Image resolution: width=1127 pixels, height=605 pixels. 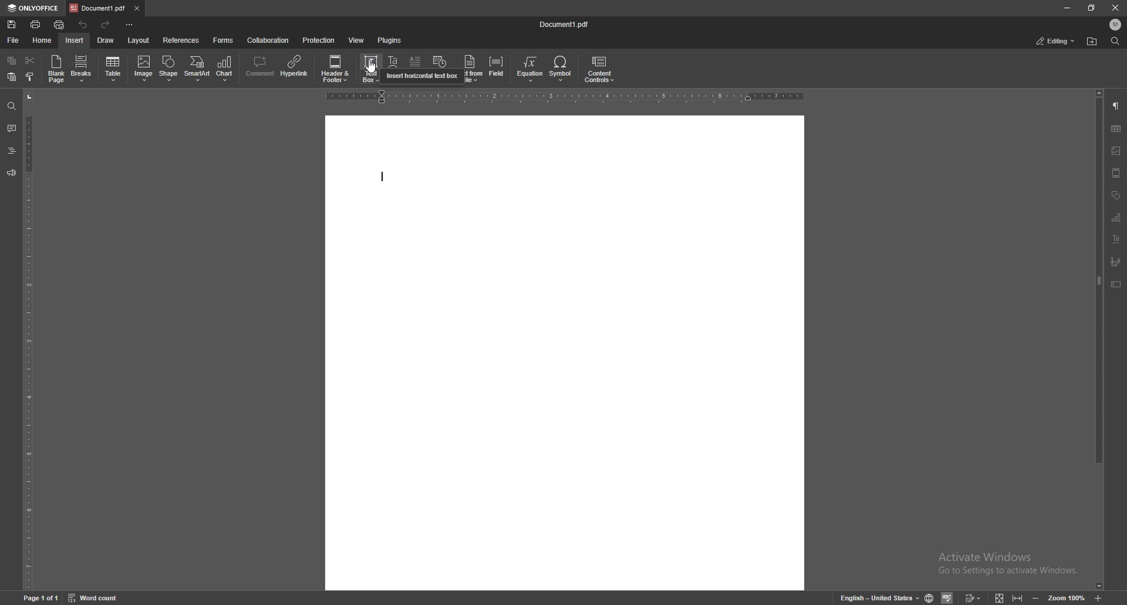 What do you see at coordinates (82, 69) in the screenshot?
I see `breaks` at bounding box center [82, 69].